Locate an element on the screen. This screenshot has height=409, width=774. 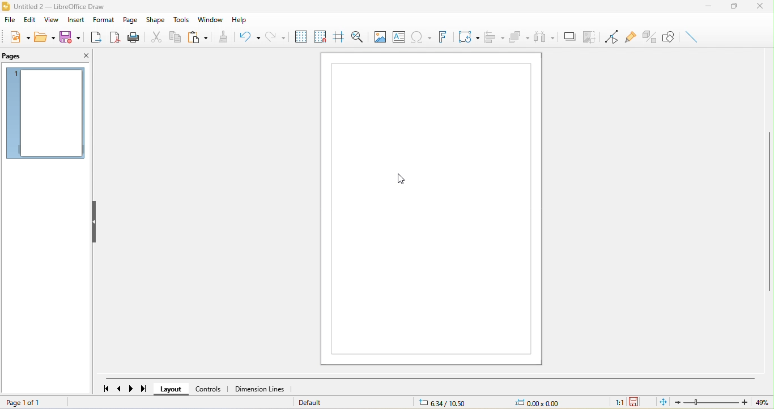
first page is located at coordinates (106, 389).